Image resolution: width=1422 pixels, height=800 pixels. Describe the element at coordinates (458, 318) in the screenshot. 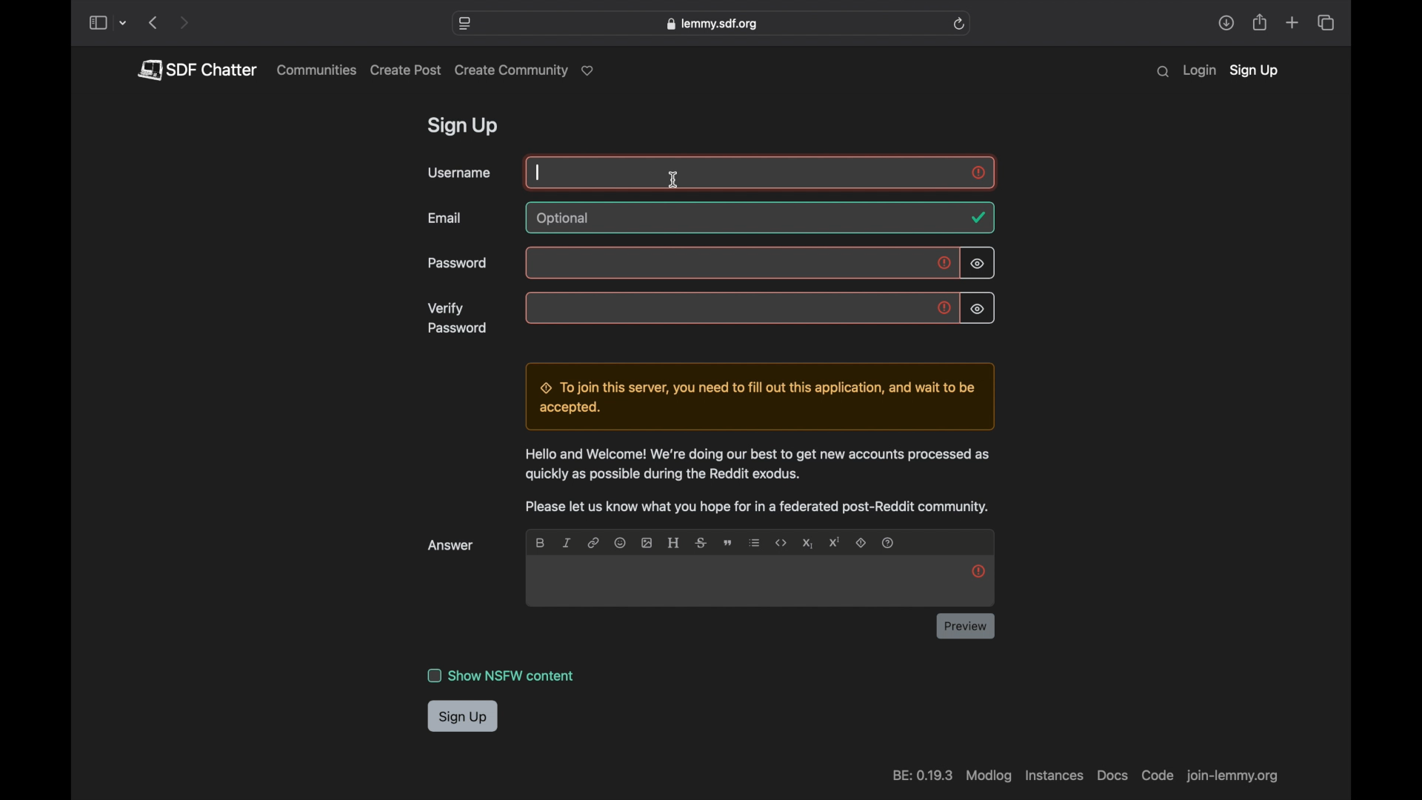

I see `verify password` at that location.